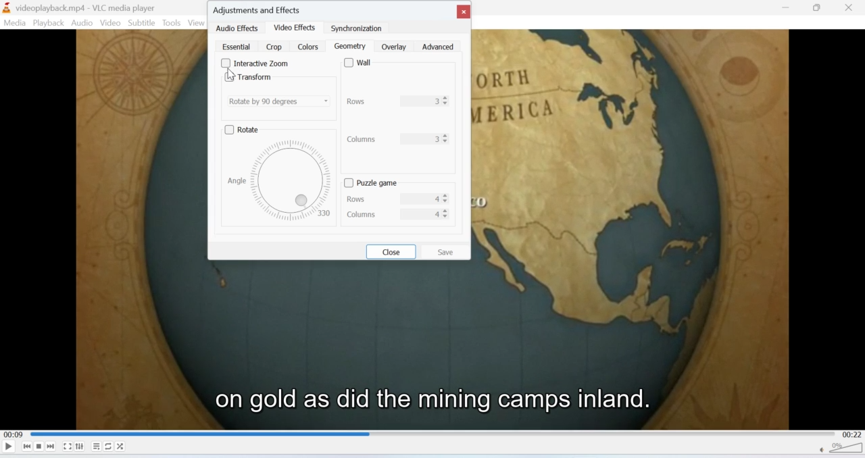 This screenshot has height=458, width=865. What do you see at coordinates (82, 23) in the screenshot?
I see `Audio` at bounding box center [82, 23].